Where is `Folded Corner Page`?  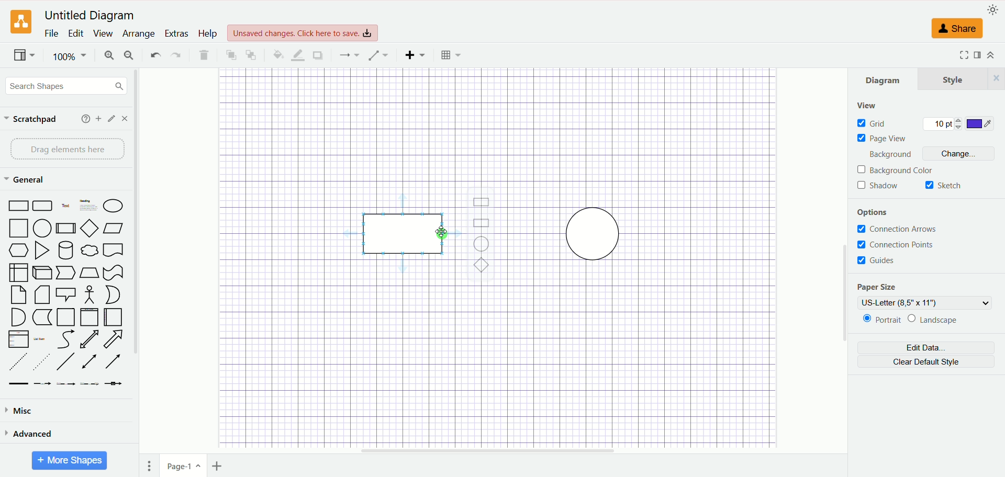
Folded Corner Page is located at coordinates (42, 294).